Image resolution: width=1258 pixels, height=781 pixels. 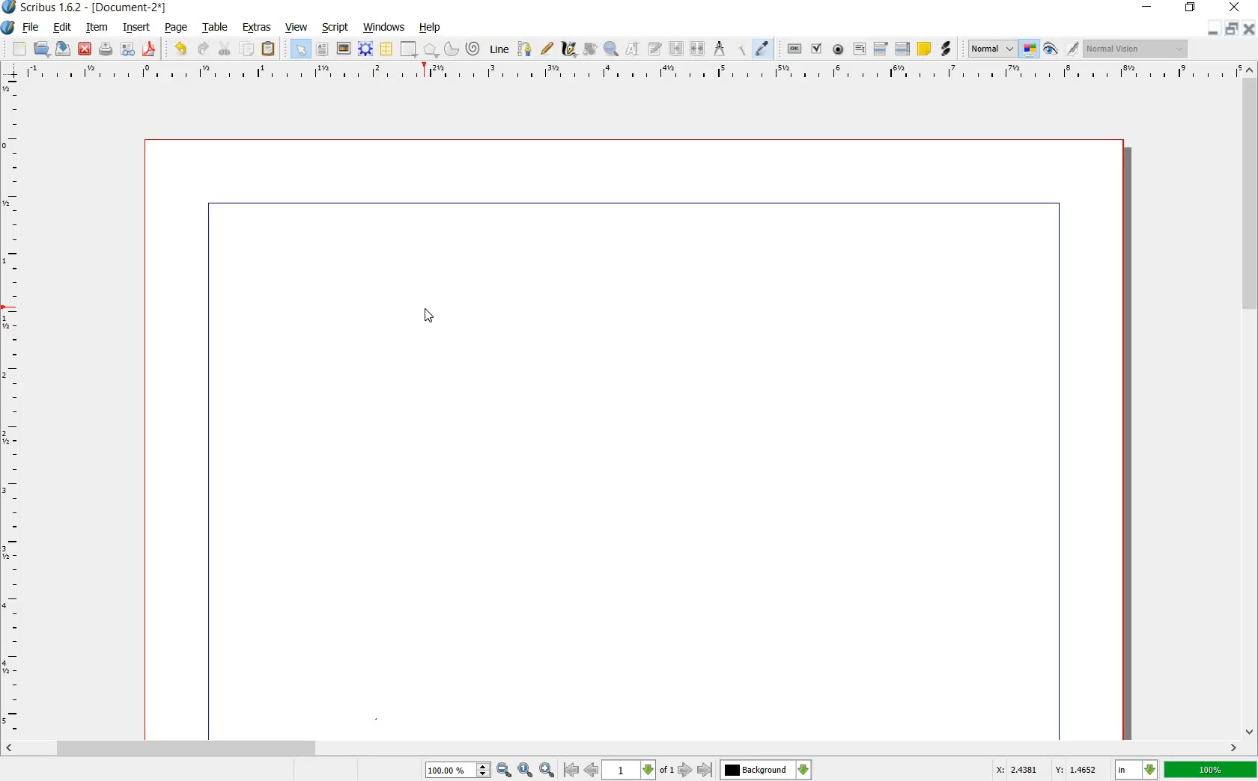 I want to click on TABLE, so click(x=387, y=49).